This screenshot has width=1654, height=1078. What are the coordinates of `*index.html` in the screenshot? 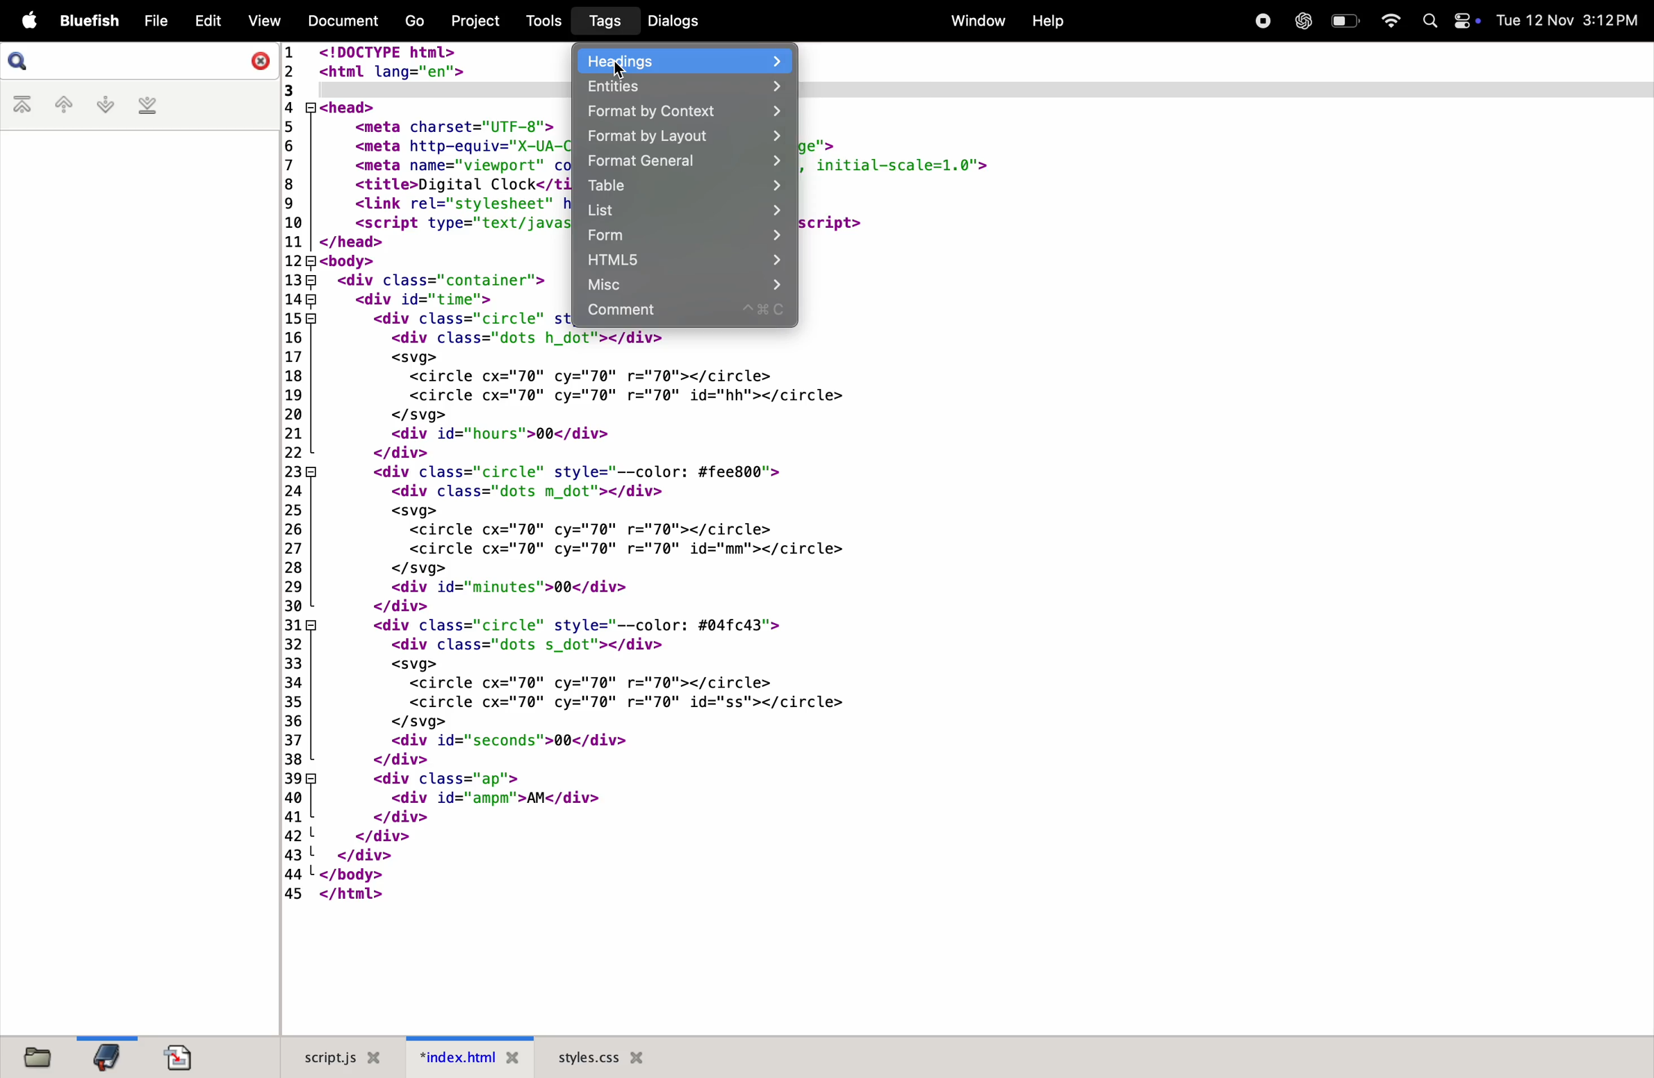 It's located at (464, 1056).